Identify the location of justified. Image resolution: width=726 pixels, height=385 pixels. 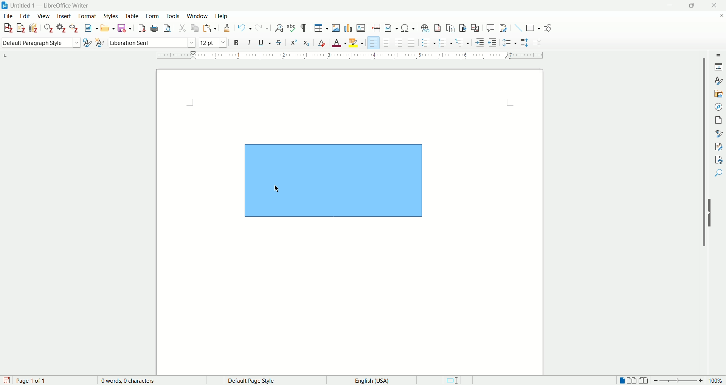
(411, 42).